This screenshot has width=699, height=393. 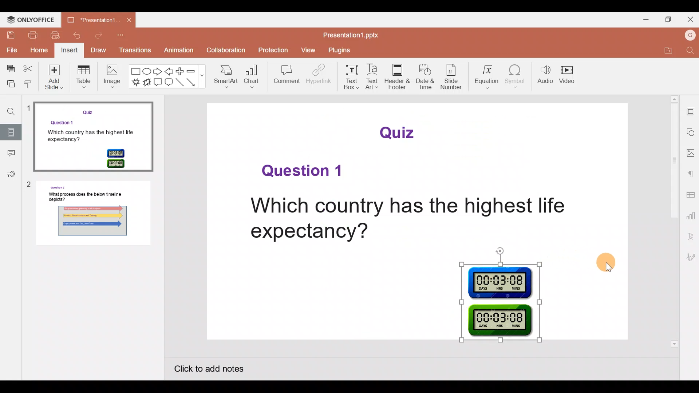 What do you see at coordinates (691, 132) in the screenshot?
I see `Shape settings` at bounding box center [691, 132].